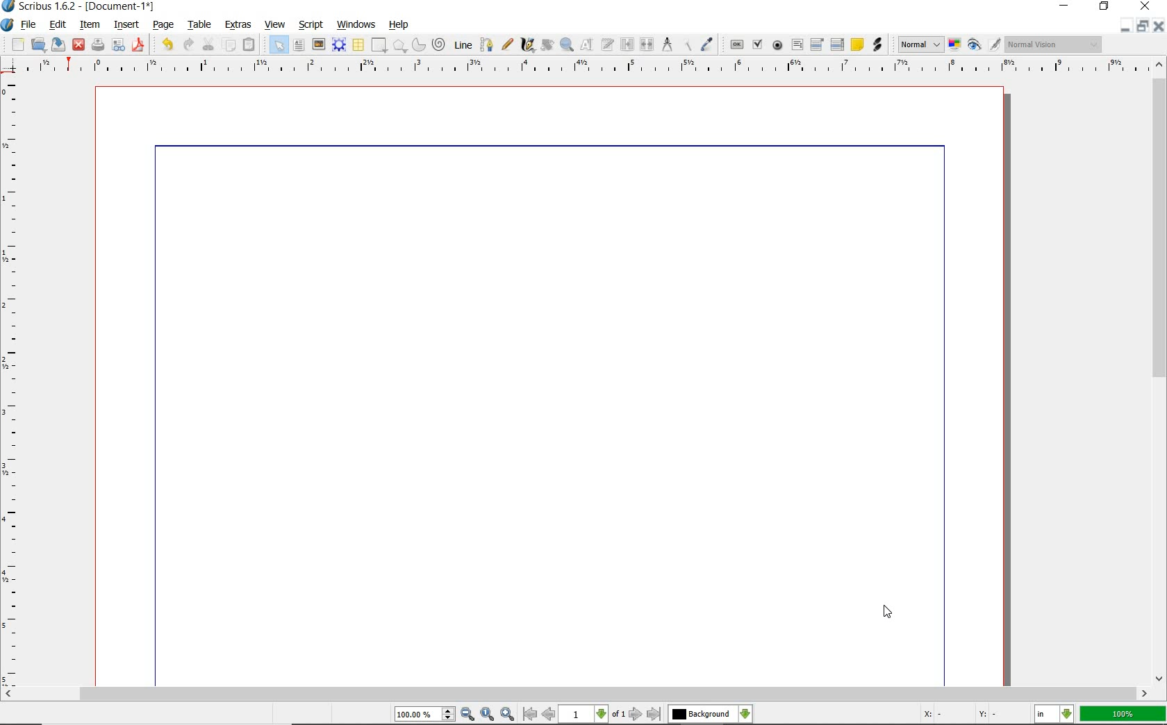 The image size is (1167, 725). Describe the element at coordinates (456, 714) in the screenshot. I see `zoom in/zoom to/zoom out` at that location.